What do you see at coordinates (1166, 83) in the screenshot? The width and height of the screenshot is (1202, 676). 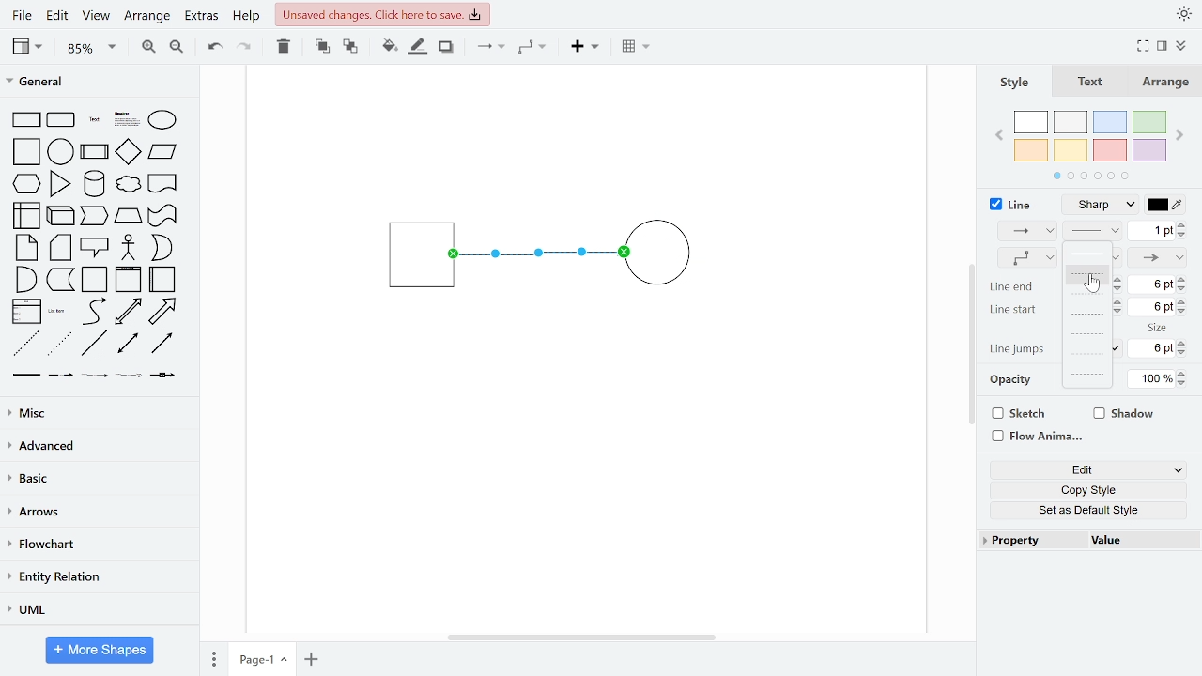 I see `arrange` at bounding box center [1166, 83].